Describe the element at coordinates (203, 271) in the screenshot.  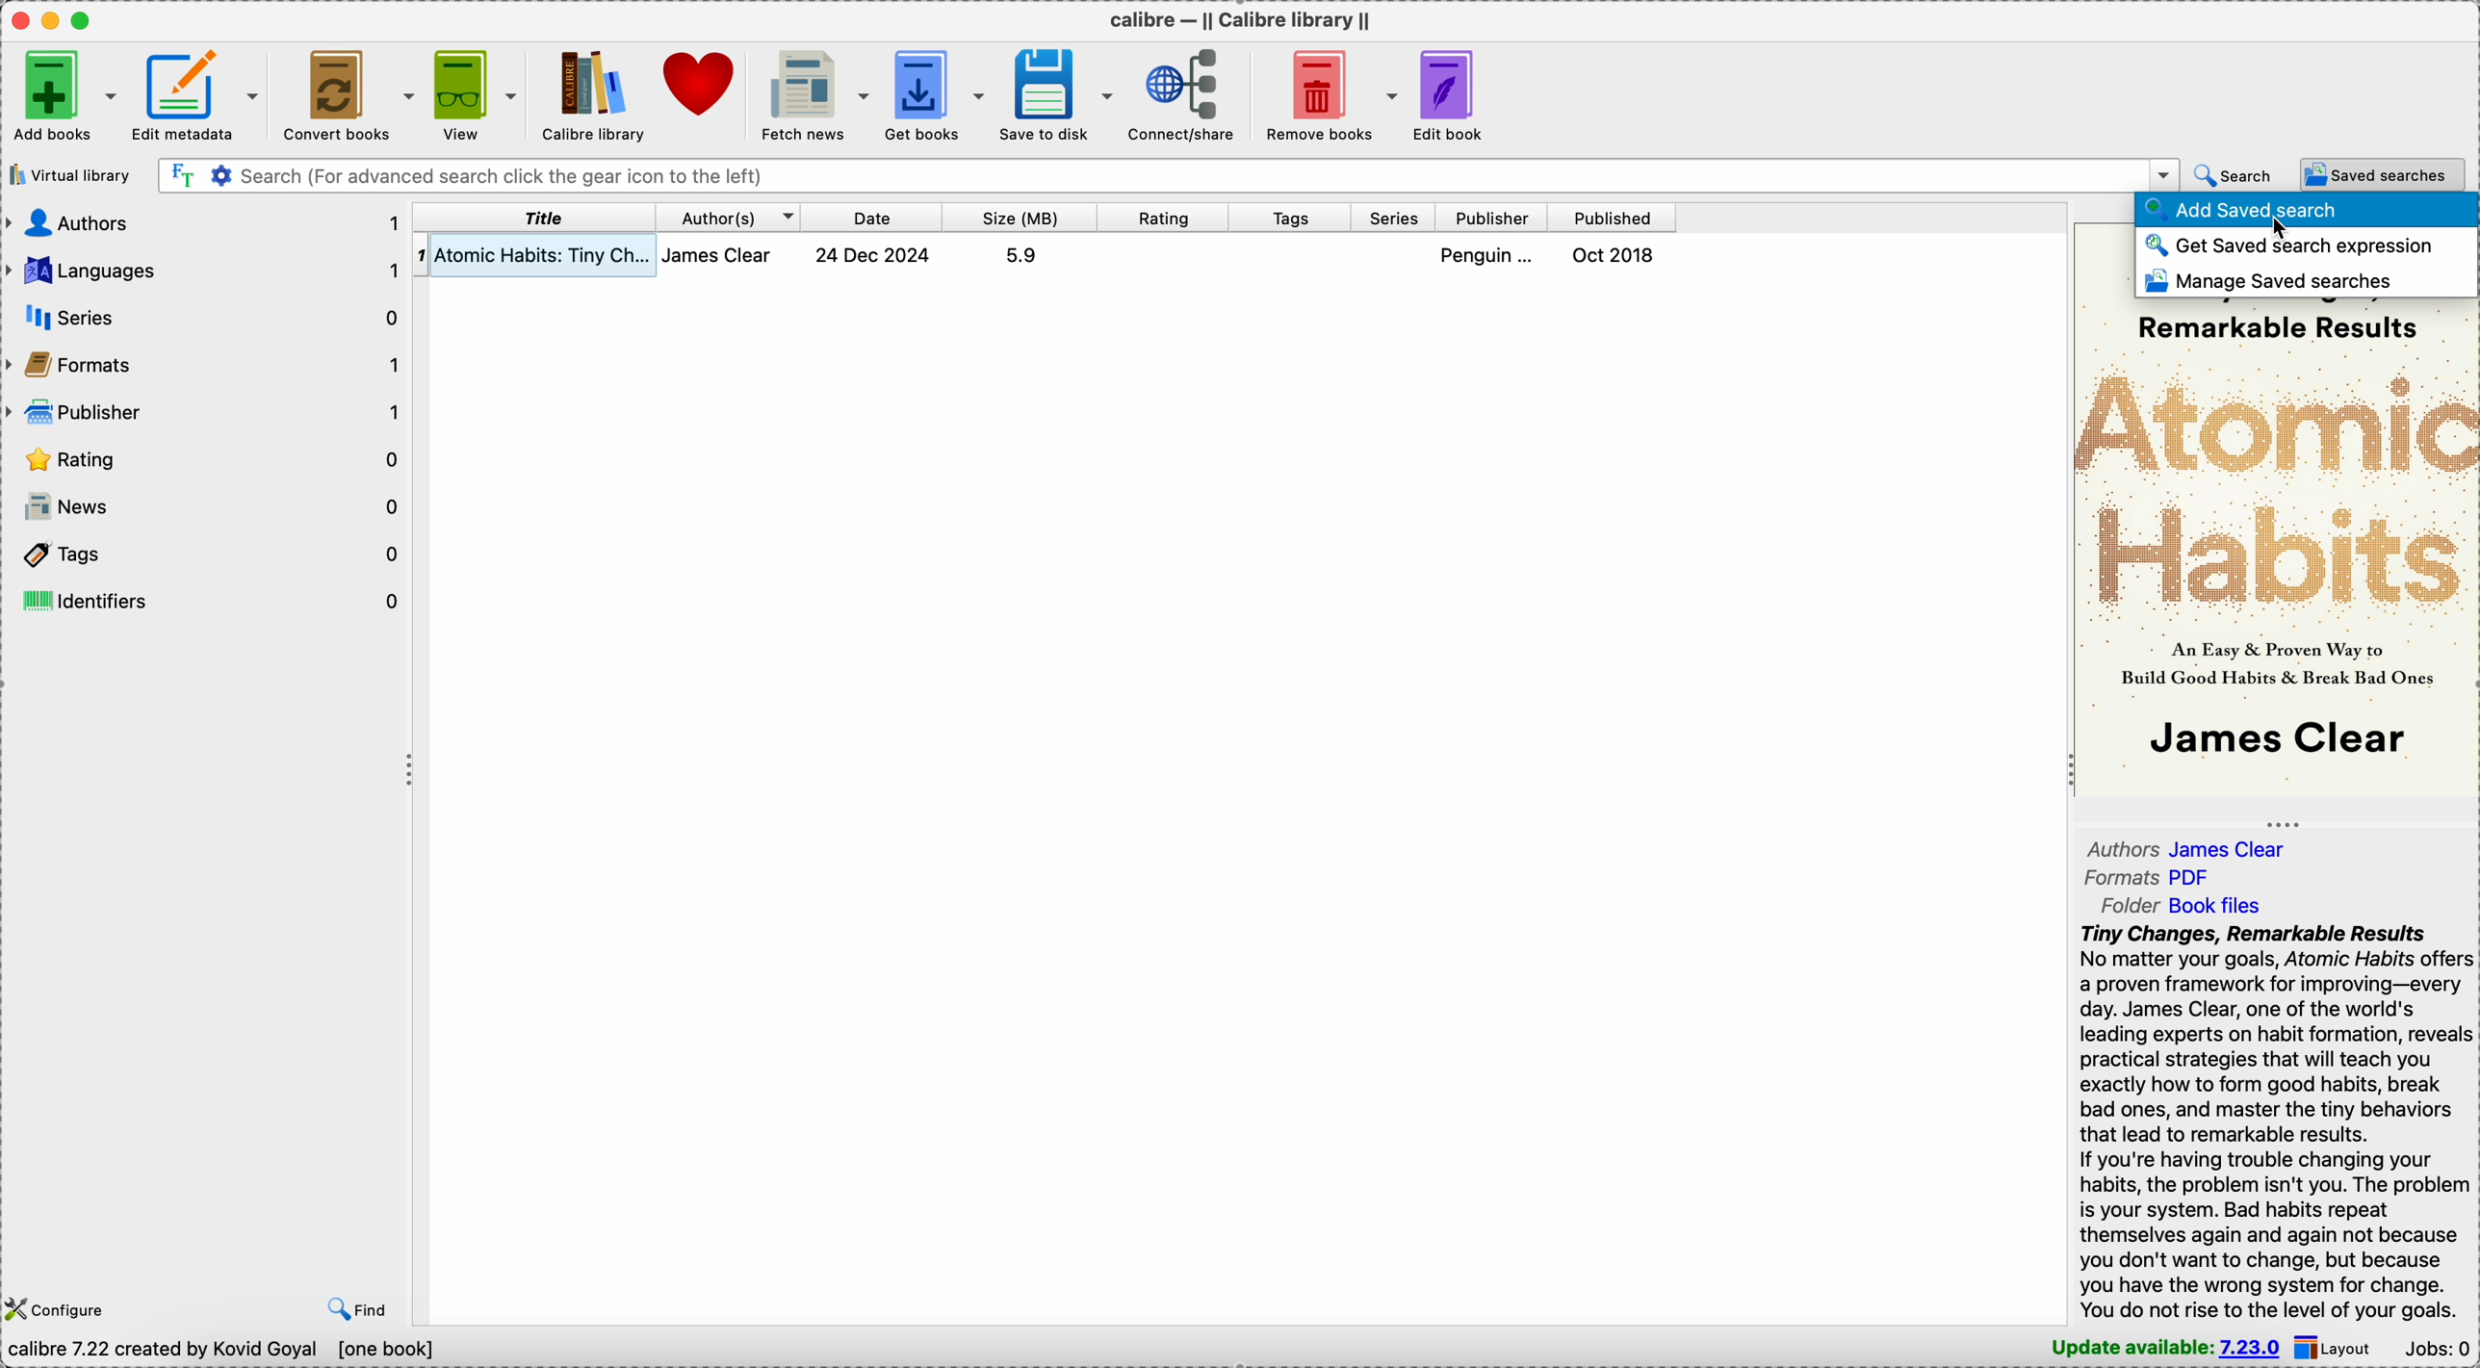
I see `languages` at that location.